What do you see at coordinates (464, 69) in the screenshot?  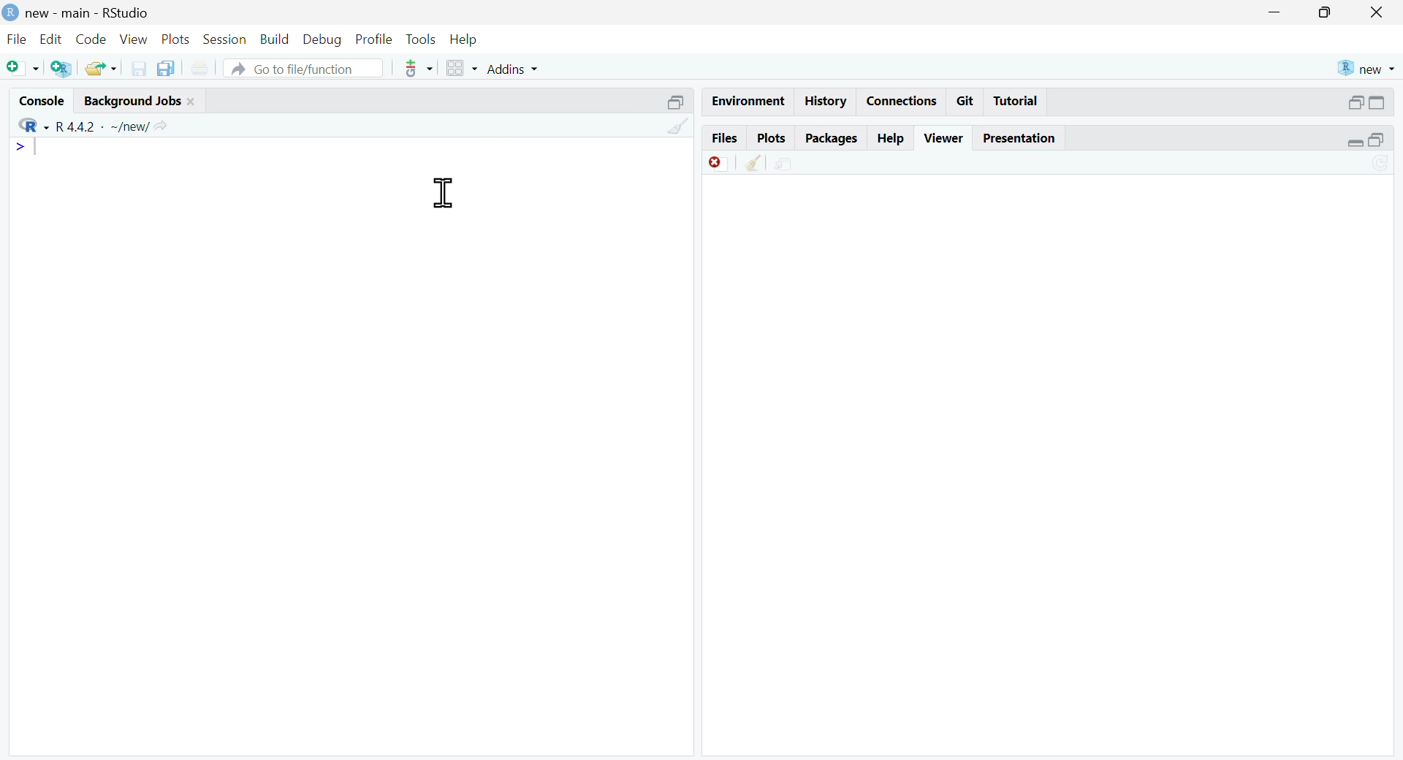 I see `grid` at bounding box center [464, 69].